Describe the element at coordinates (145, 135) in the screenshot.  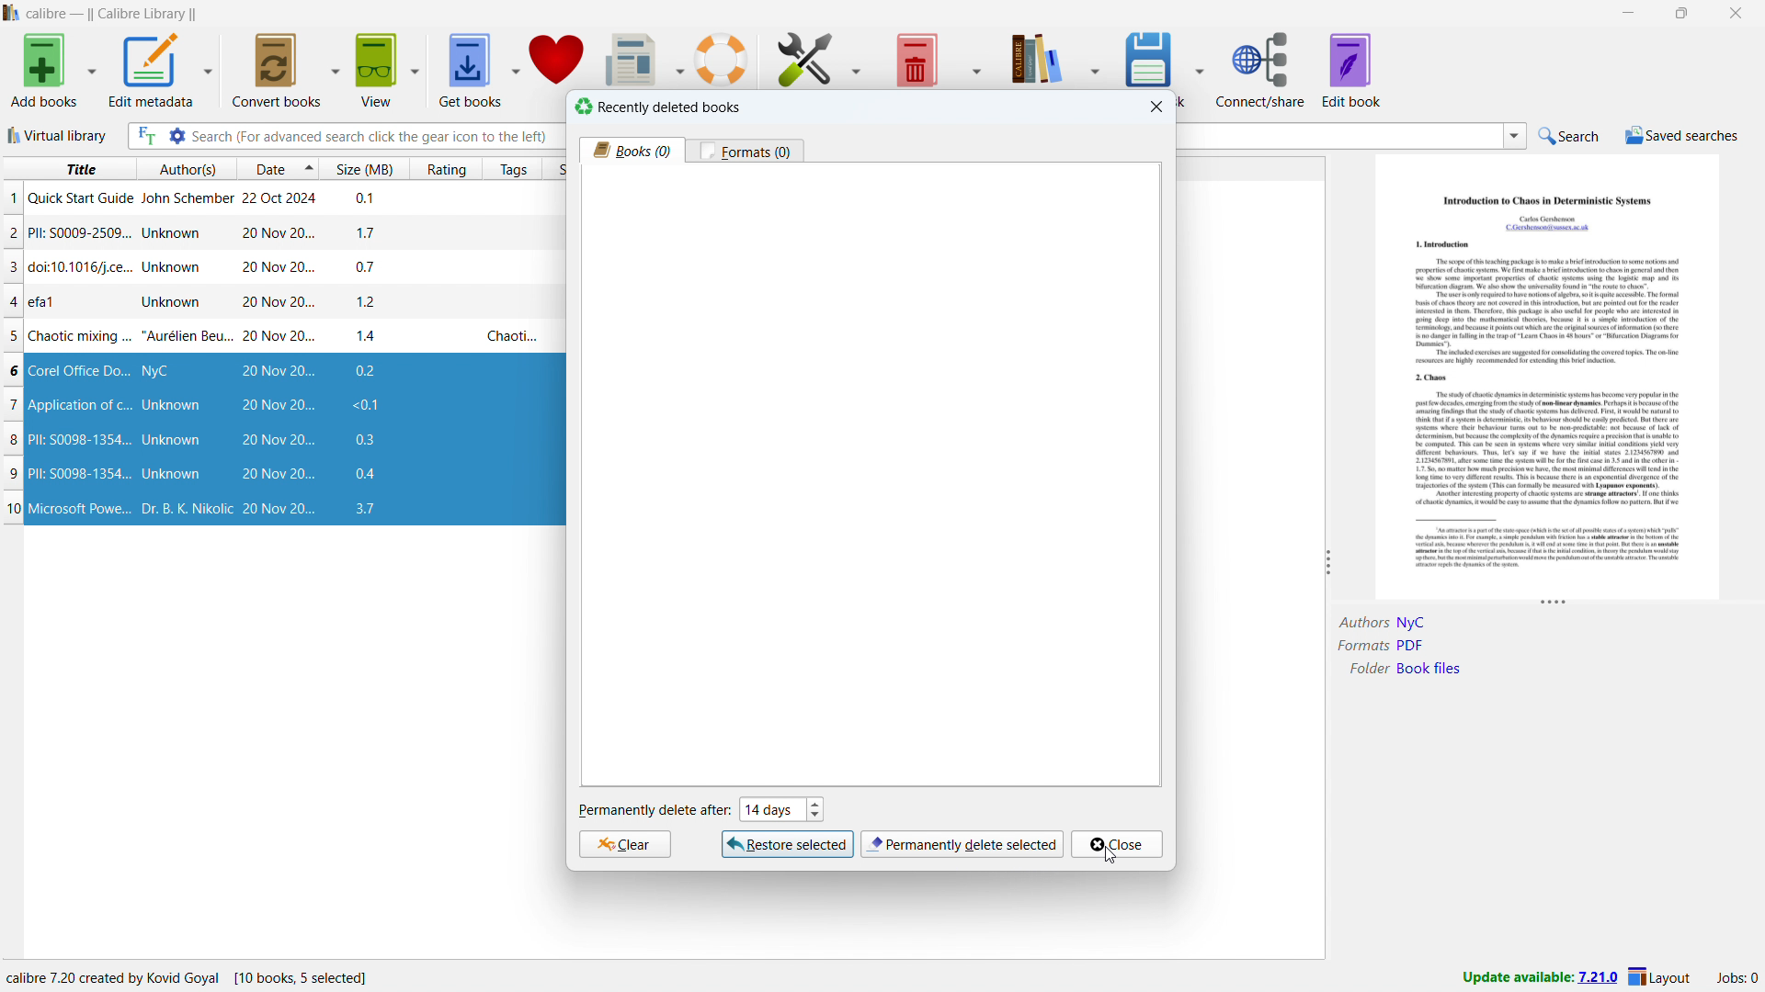
I see `full text search` at that location.